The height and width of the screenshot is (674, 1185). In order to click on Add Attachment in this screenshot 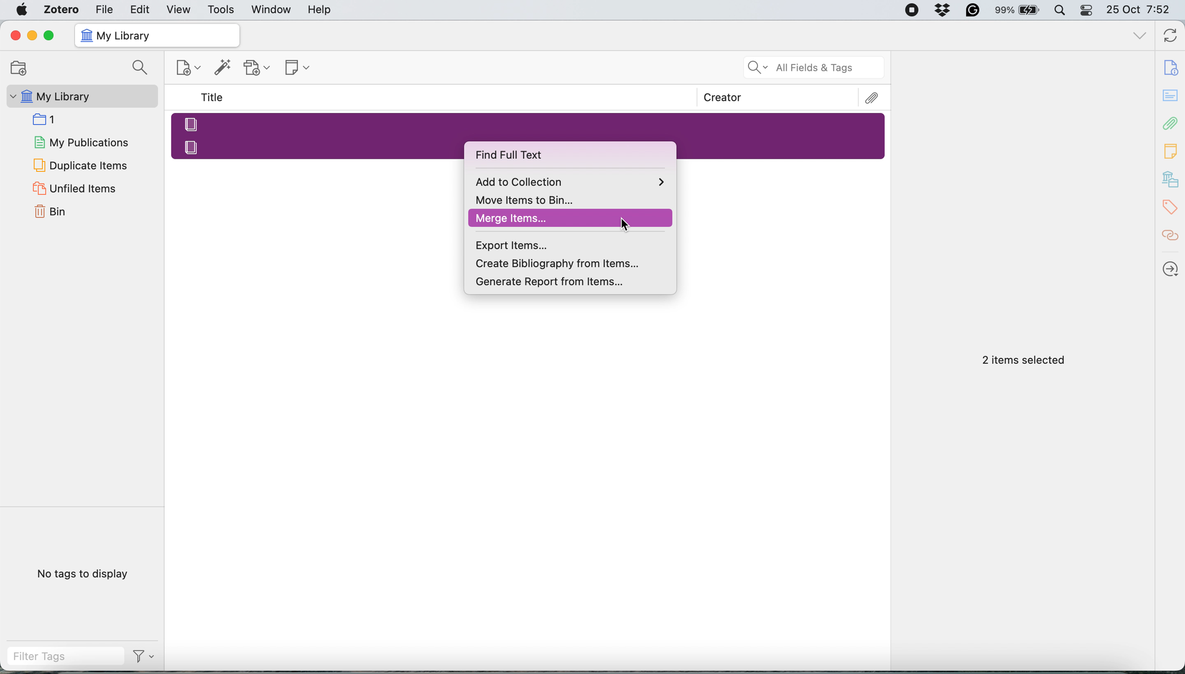, I will do `click(257, 68)`.